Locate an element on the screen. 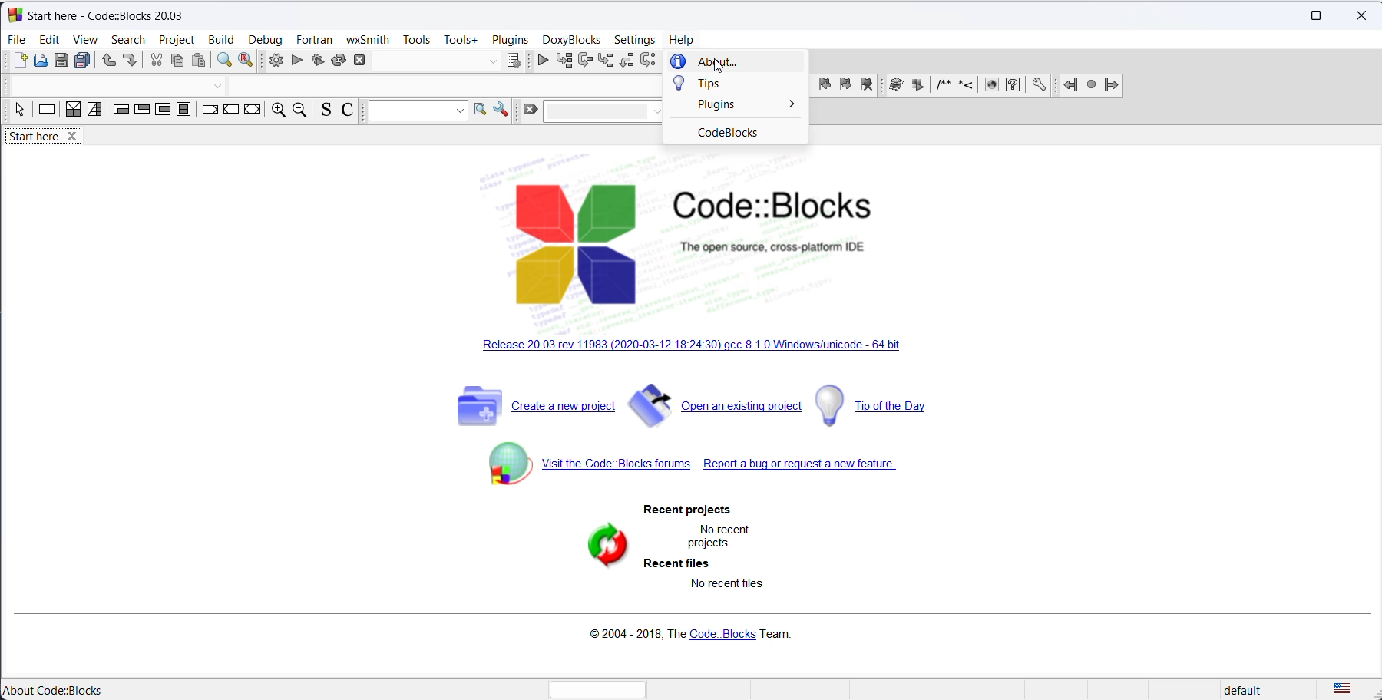  default is located at coordinates (1254, 688).